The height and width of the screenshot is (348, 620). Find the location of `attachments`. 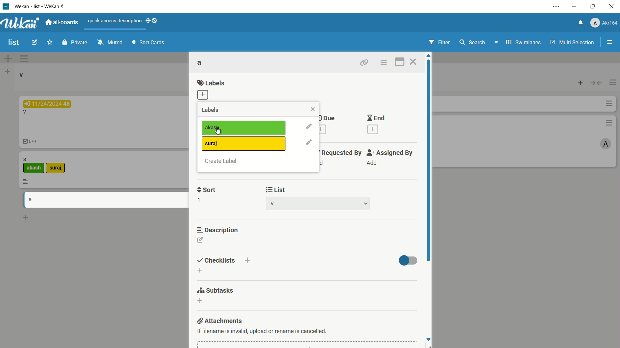

attachments is located at coordinates (221, 321).